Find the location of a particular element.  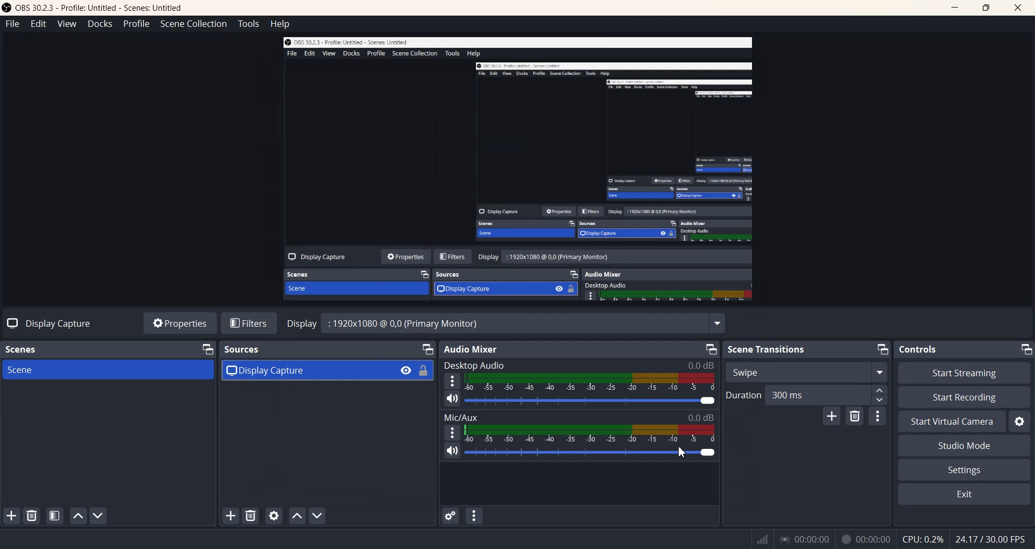

Help is located at coordinates (280, 24).